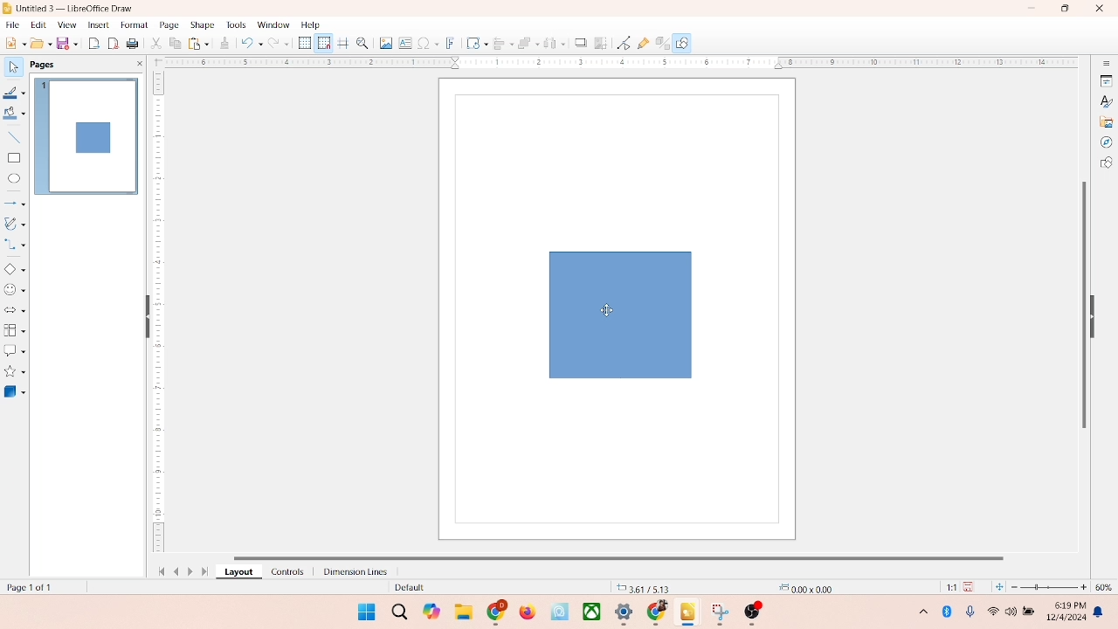  Describe the element at coordinates (15, 290) in the screenshot. I see `symbol shapes` at that location.